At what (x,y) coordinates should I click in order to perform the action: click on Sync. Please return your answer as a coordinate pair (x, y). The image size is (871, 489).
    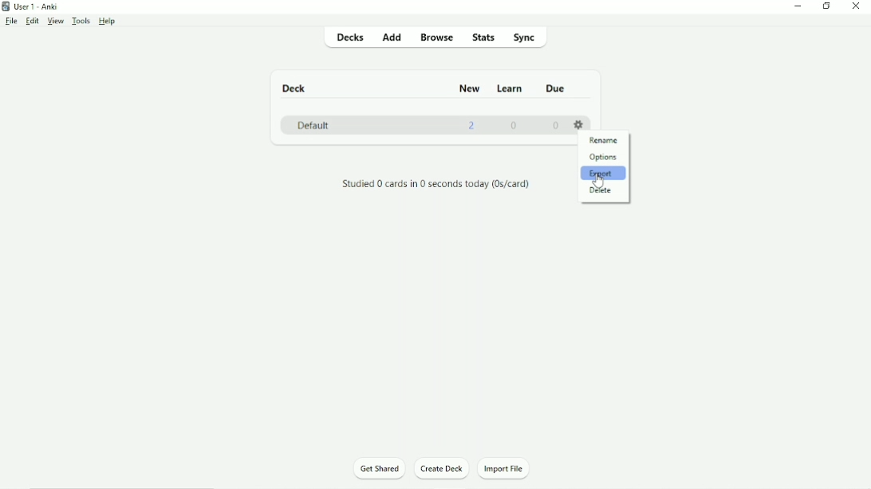
    Looking at the image, I should click on (524, 37).